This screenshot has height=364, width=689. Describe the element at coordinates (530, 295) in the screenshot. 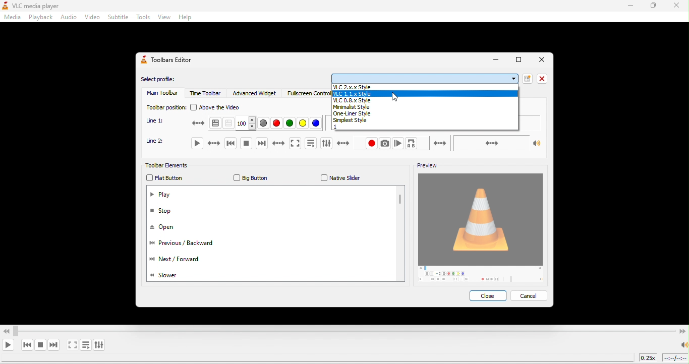

I see `cancel` at that location.